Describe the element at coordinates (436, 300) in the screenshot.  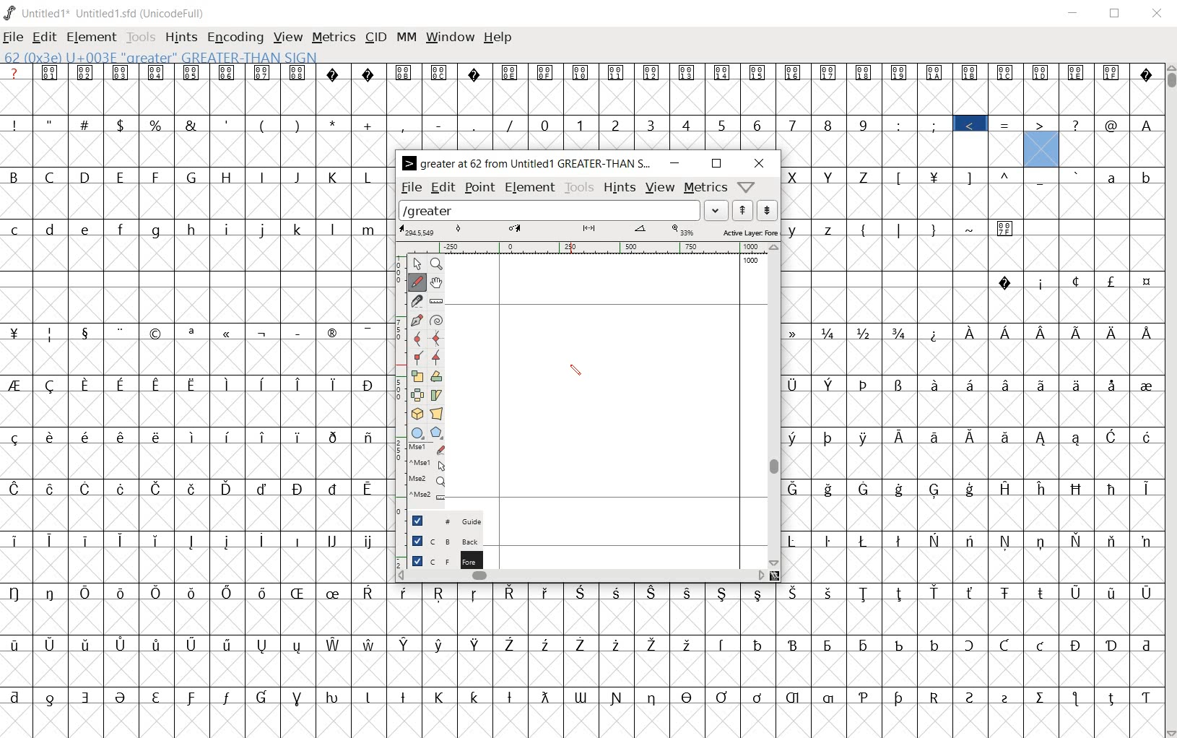
I see `measure a distance, angle between points` at that location.